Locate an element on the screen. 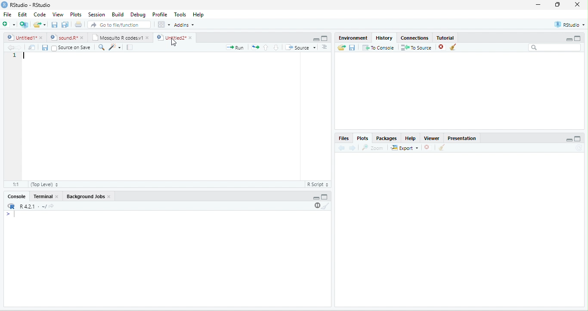 Image resolution: width=588 pixels, height=311 pixels. search bar is located at coordinates (555, 47).